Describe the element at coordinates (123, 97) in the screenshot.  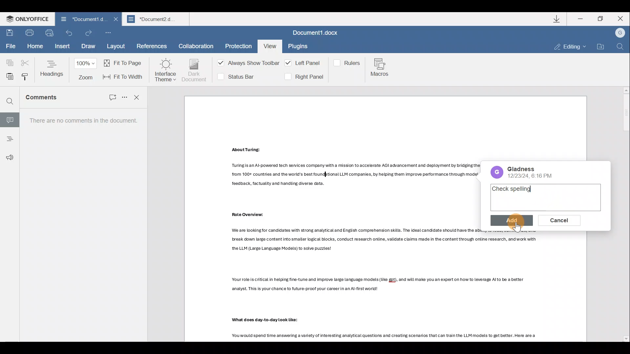
I see `Sort and more` at that location.